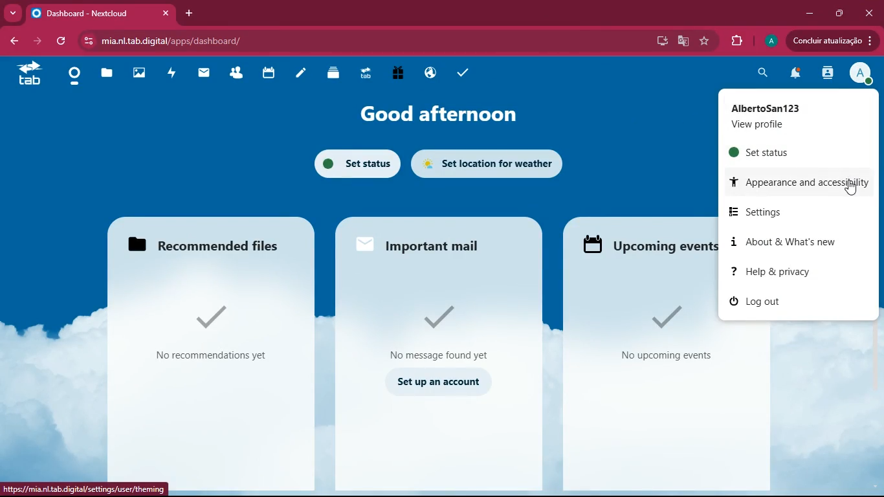 The width and height of the screenshot is (884, 497). I want to click on mail, so click(208, 74).